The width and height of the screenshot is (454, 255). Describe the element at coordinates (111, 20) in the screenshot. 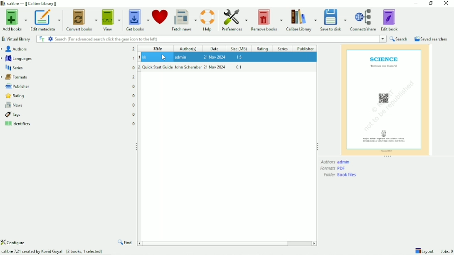

I see `View` at that location.